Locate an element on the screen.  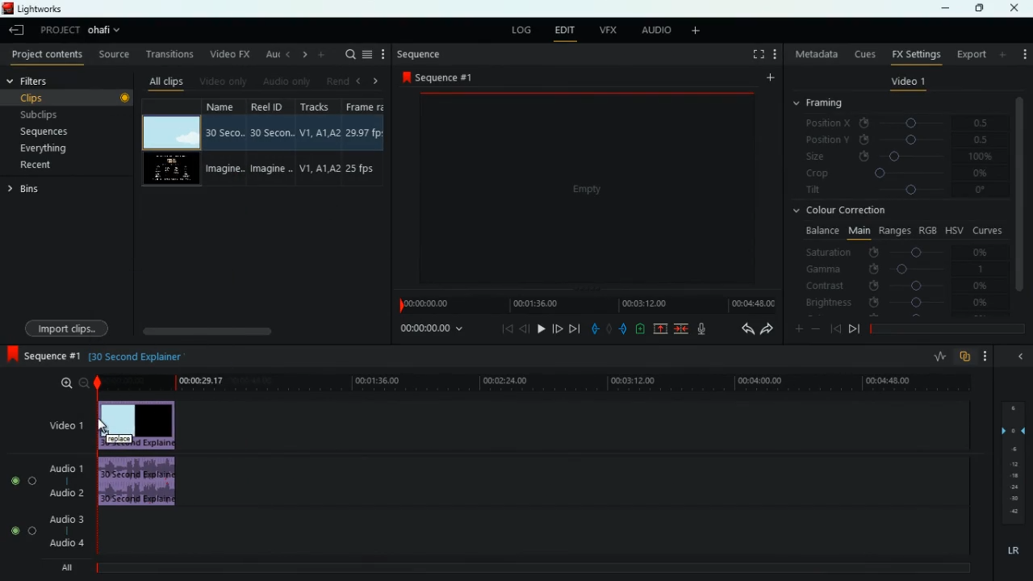
balance is located at coordinates (818, 232).